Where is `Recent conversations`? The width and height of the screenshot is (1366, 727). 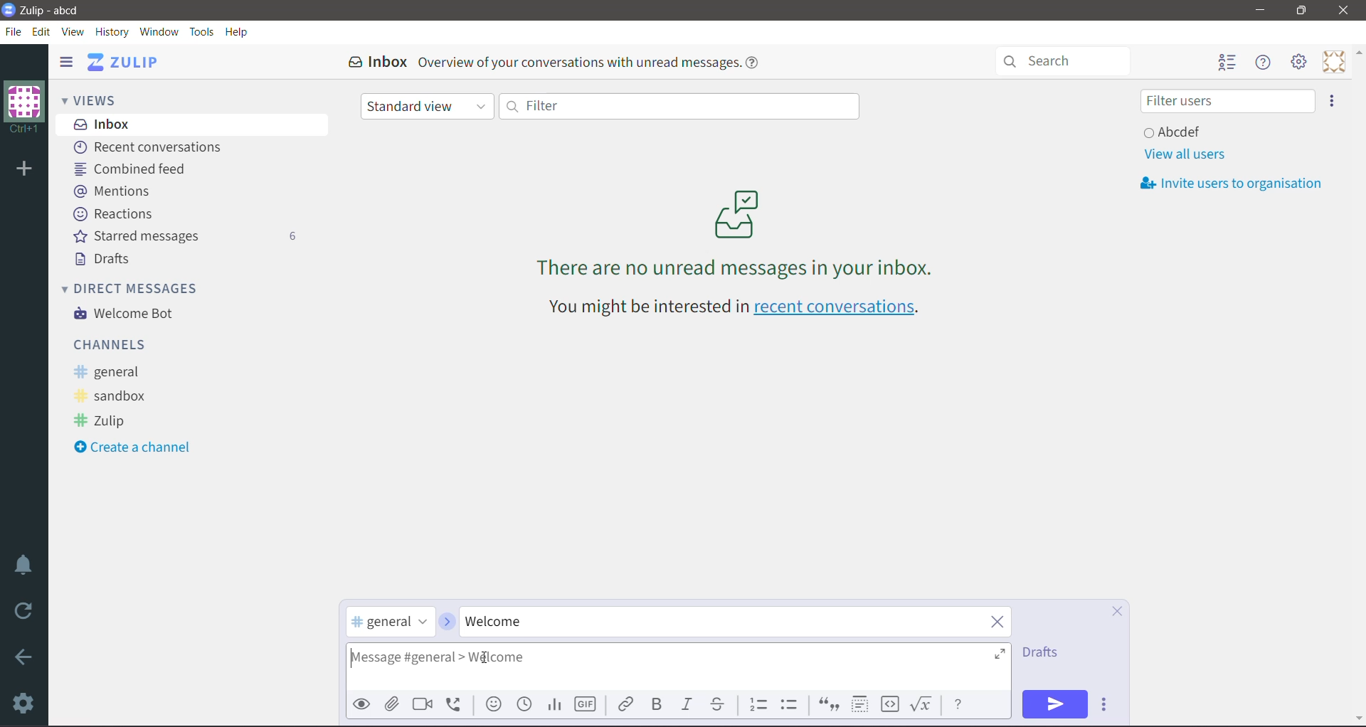
Recent conversations is located at coordinates (152, 148).